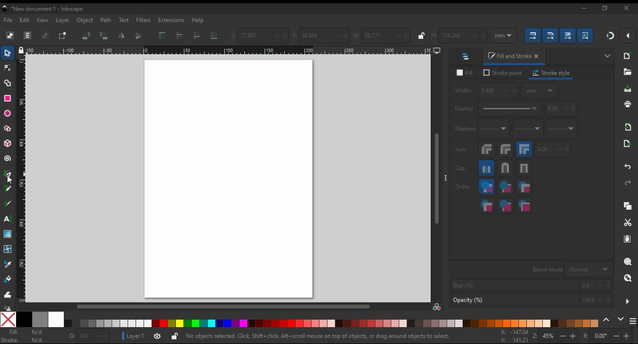 Image resolution: width=638 pixels, height=344 pixels. What do you see at coordinates (8, 98) in the screenshot?
I see `rectangle tool` at bounding box center [8, 98].